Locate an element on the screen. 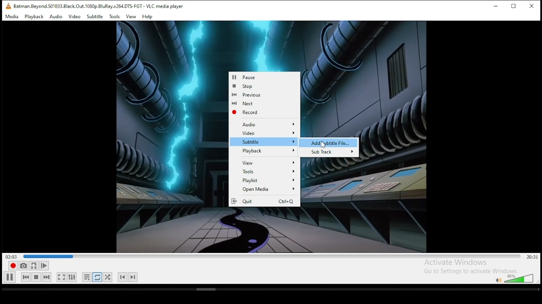 The height and width of the screenshot is (304, 542). Quit is located at coordinates (244, 202).